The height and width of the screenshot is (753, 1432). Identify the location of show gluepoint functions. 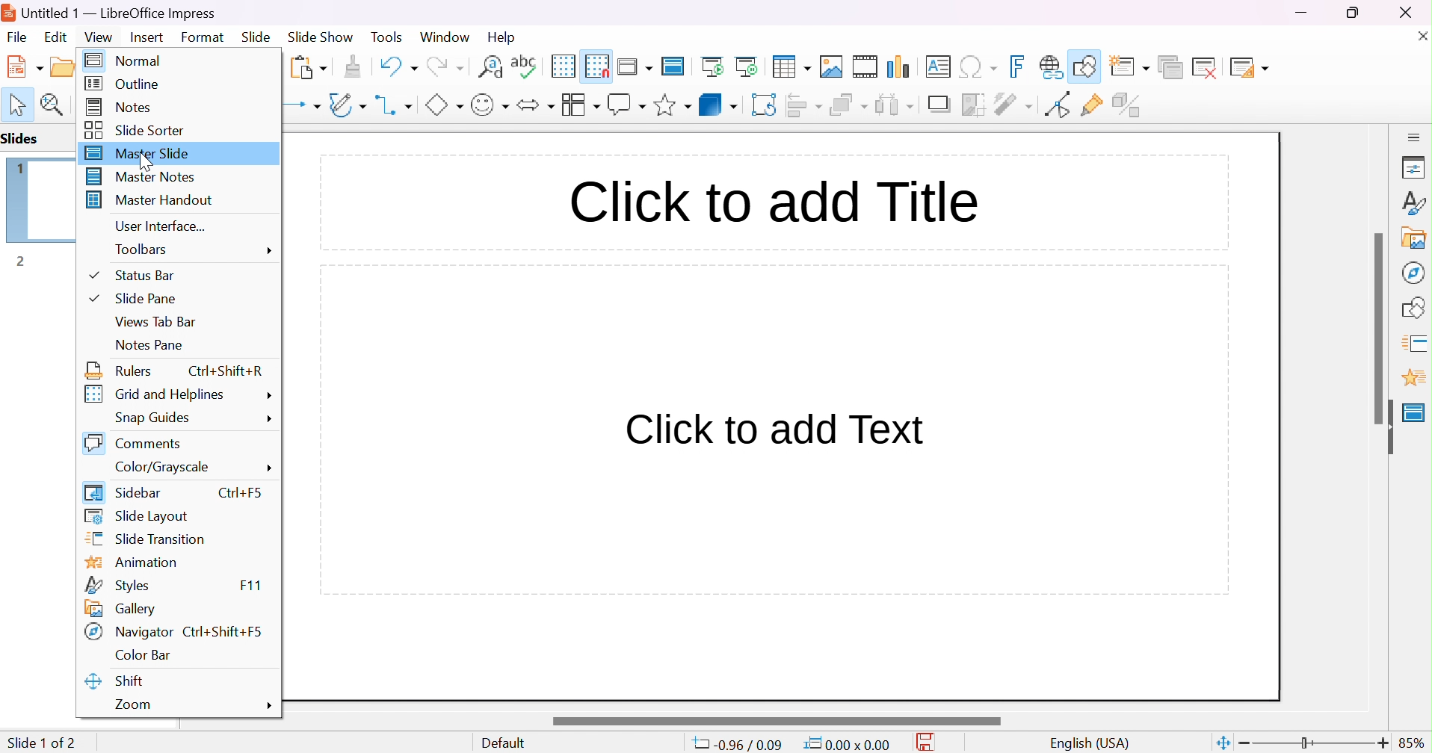
(1092, 105).